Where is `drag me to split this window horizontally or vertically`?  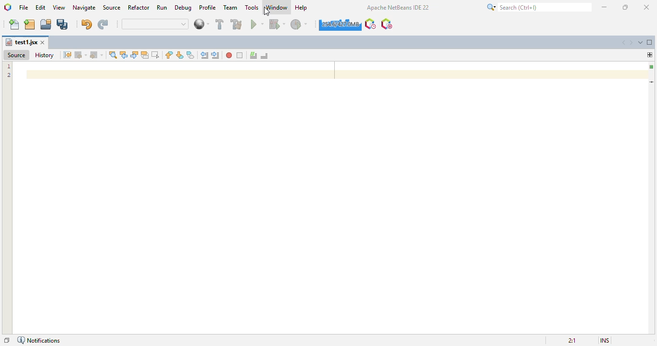 drag me to split this window horizontally or vertically is located at coordinates (650, 54).